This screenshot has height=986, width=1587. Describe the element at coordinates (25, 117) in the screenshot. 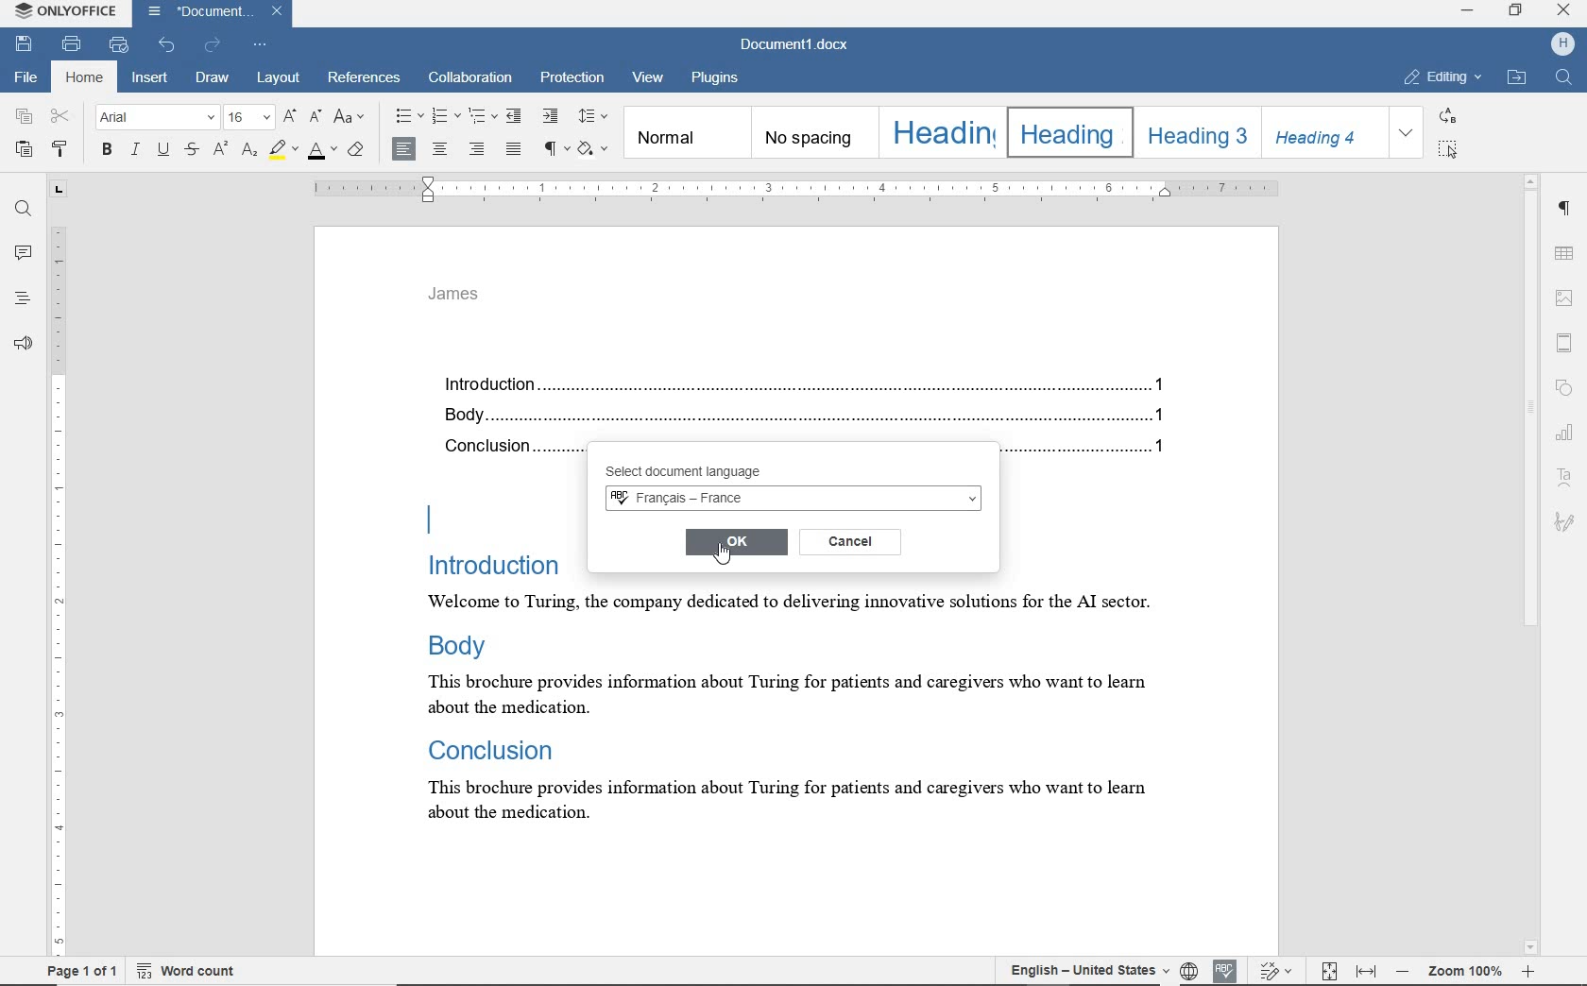

I see `copy` at that location.